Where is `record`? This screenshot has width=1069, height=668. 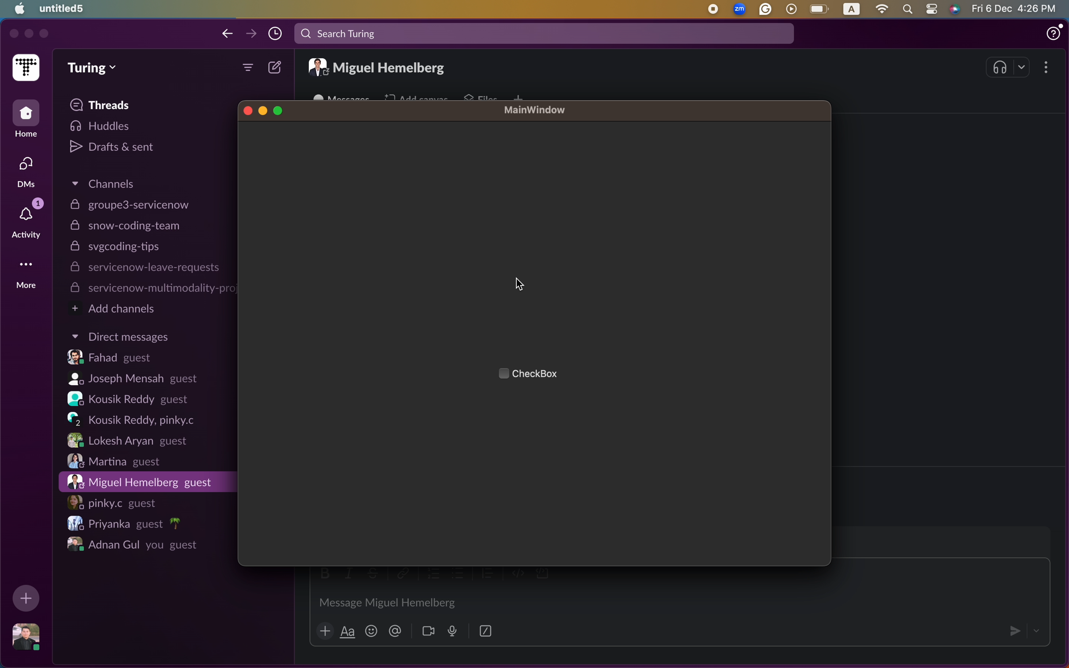
record is located at coordinates (715, 8).